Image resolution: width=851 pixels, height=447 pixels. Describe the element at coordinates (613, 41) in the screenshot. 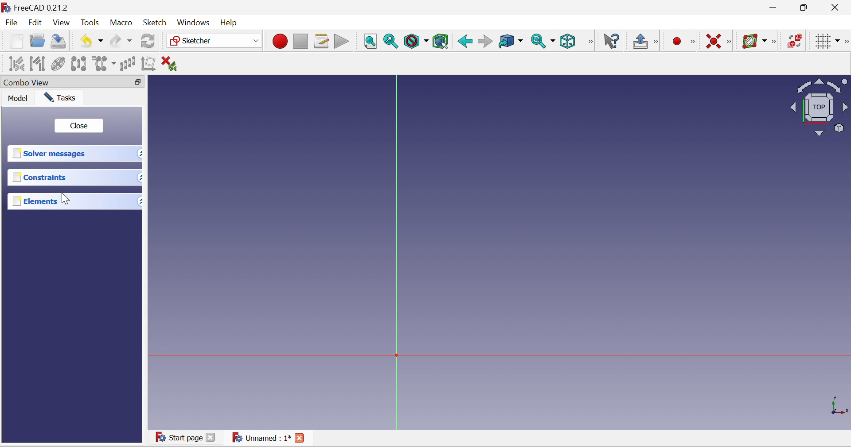

I see `What's this?` at that location.